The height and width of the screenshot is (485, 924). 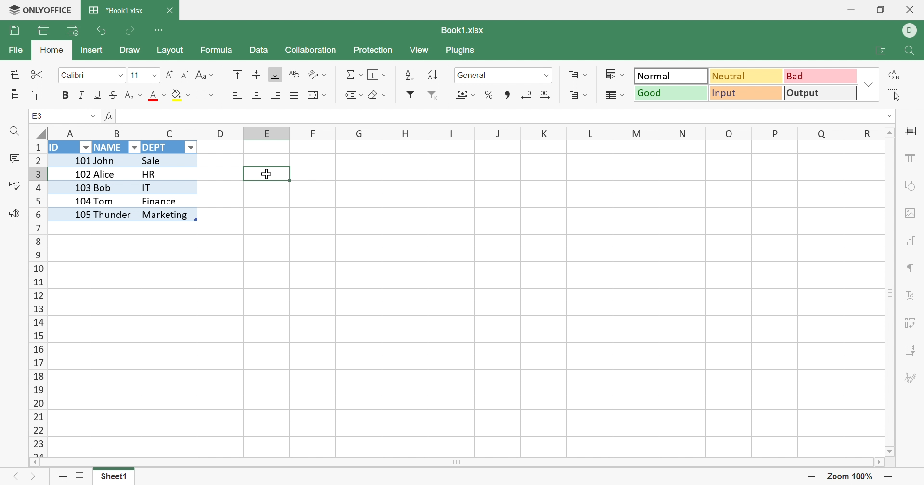 I want to click on Formula, so click(x=218, y=50).